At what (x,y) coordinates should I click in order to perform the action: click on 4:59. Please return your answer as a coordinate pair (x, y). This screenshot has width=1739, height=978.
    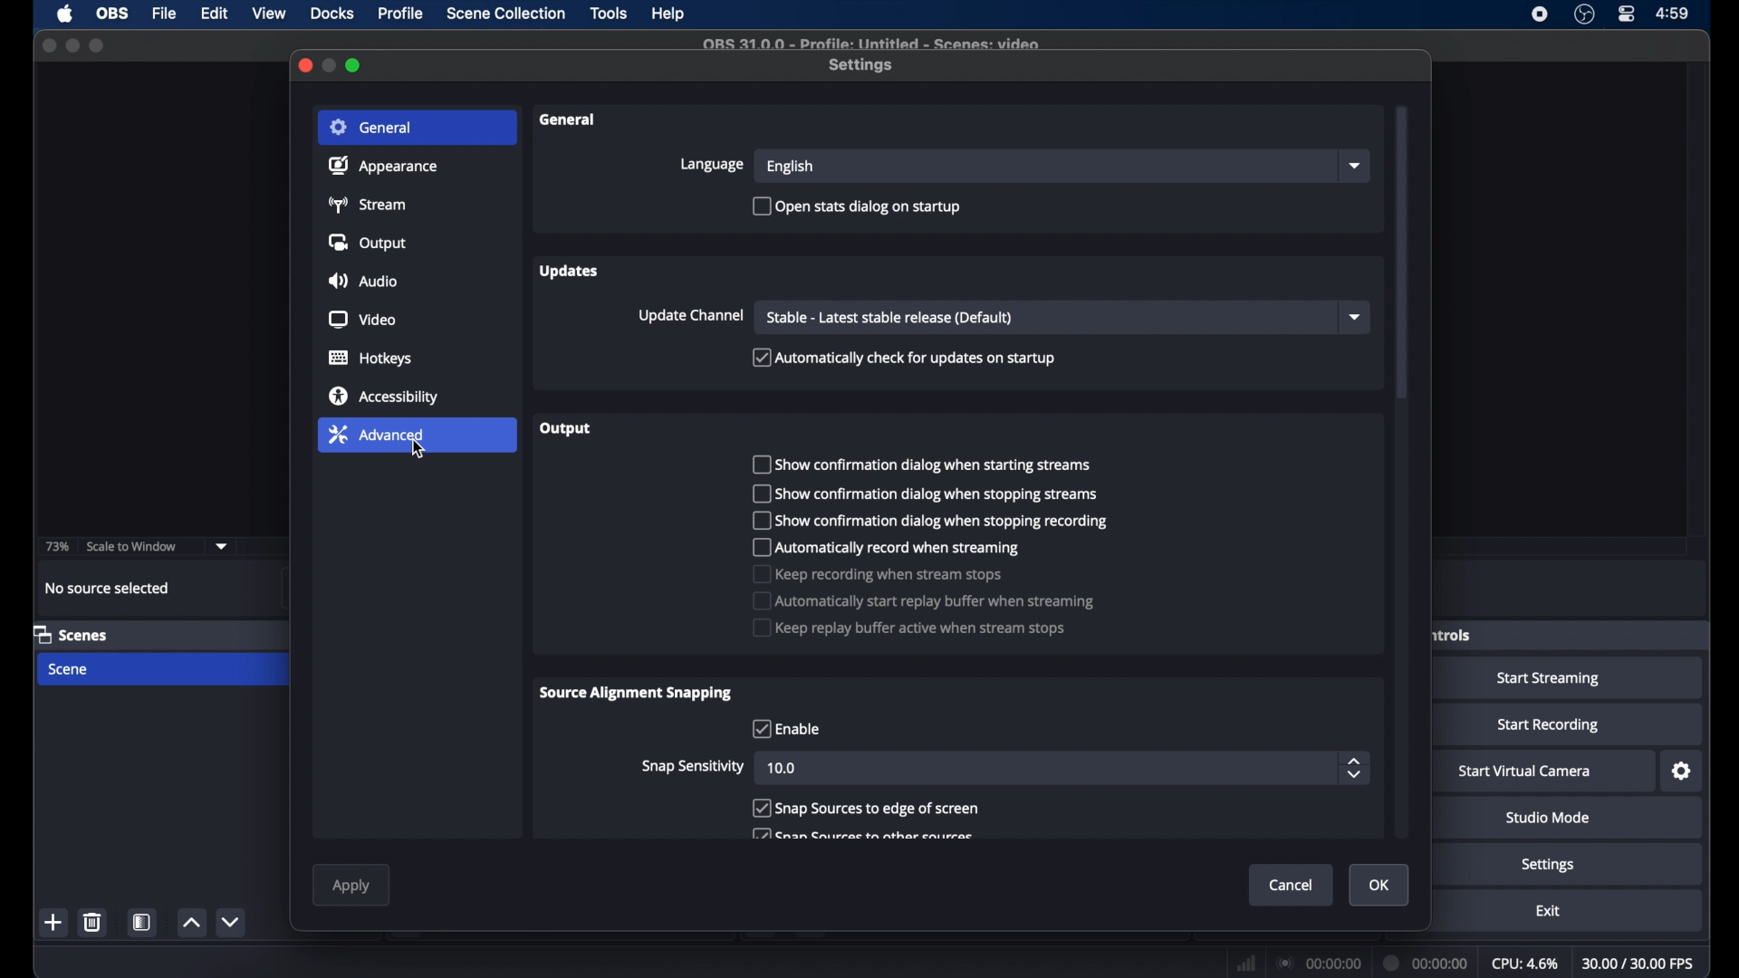
    Looking at the image, I should click on (1672, 14).